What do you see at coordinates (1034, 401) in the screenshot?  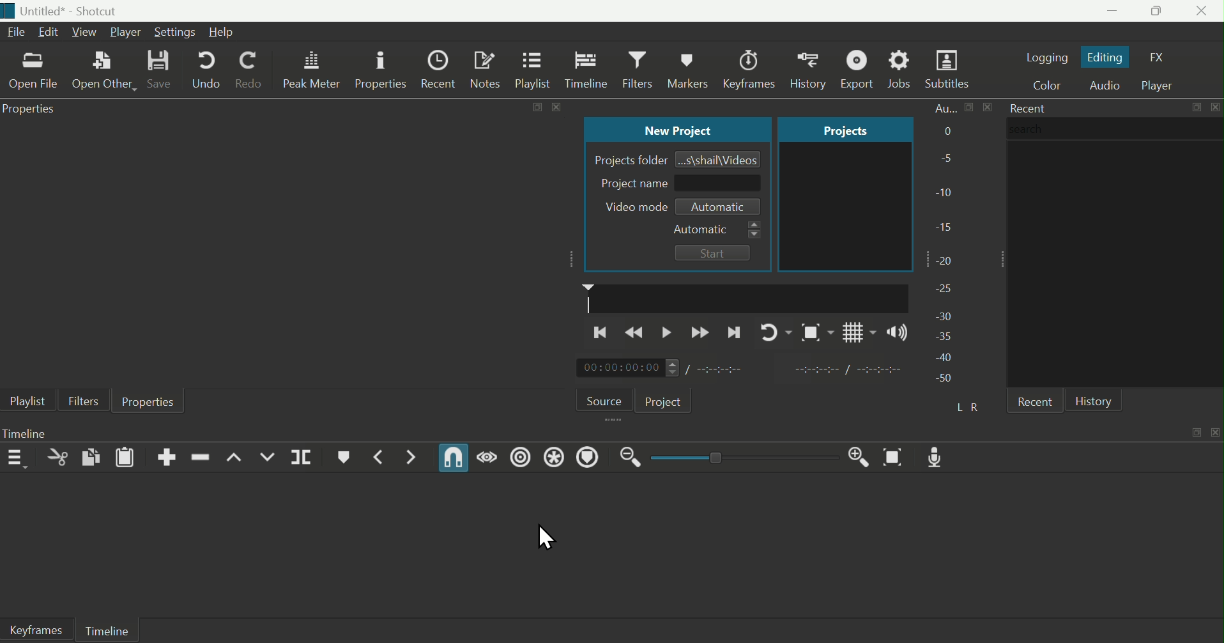 I see `recent` at bounding box center [1034, 401].